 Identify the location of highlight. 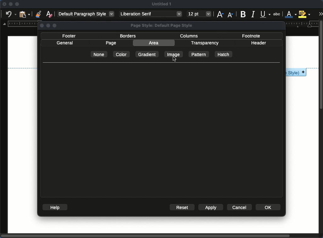
(304, 14).